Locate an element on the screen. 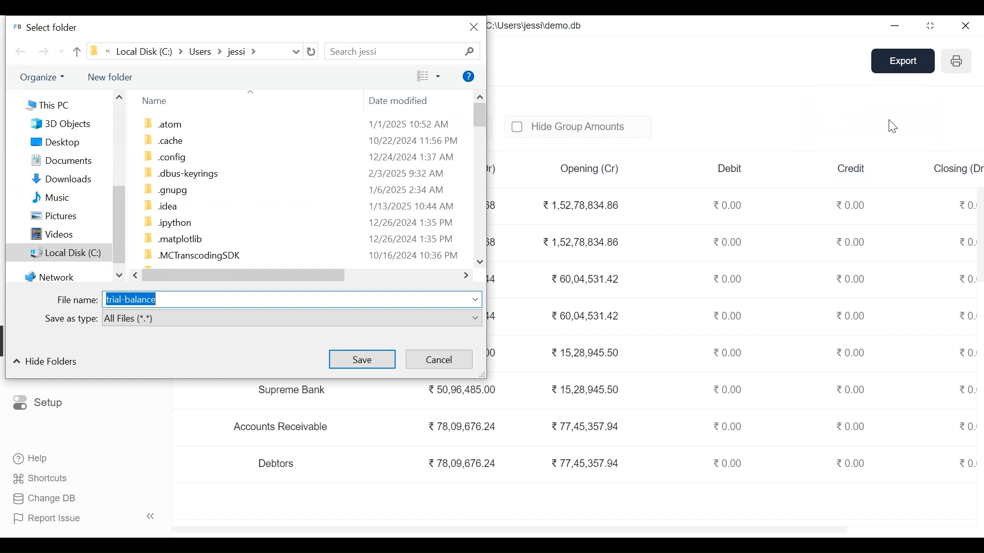 This screenshot has height=553, width=984. cursor is located at coordinates (894, 126).